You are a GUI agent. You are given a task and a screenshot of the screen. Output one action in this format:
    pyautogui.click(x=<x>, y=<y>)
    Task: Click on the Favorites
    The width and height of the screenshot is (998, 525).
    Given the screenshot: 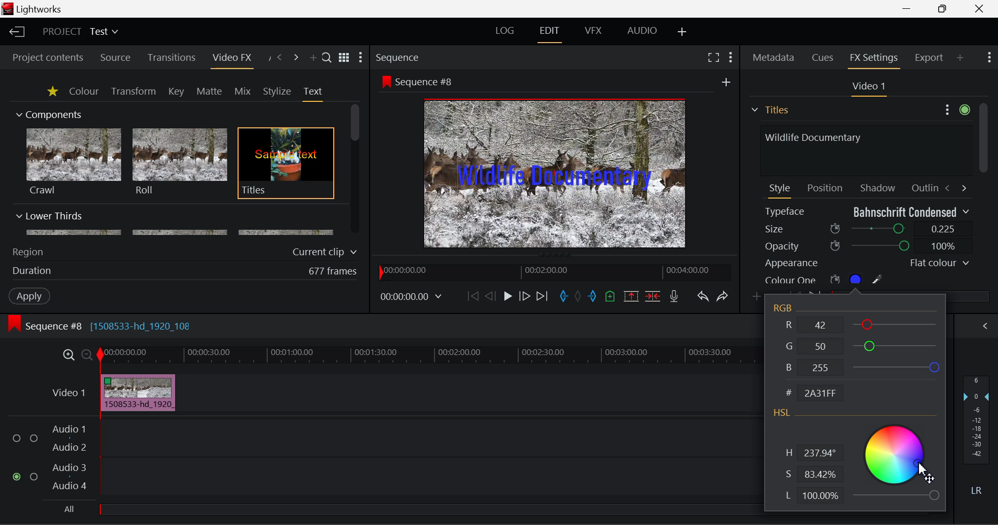 What is the action you would take?
    pyautogui.click(x=54, y=92)
    